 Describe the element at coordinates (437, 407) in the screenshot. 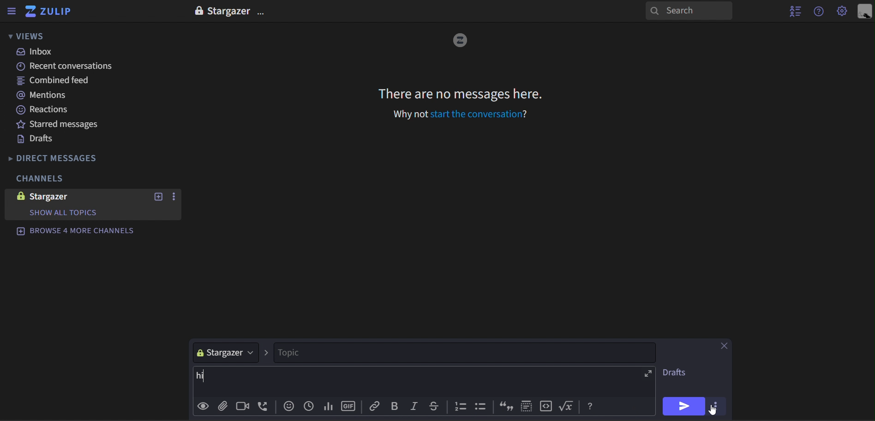

I see `strike through` at that location.